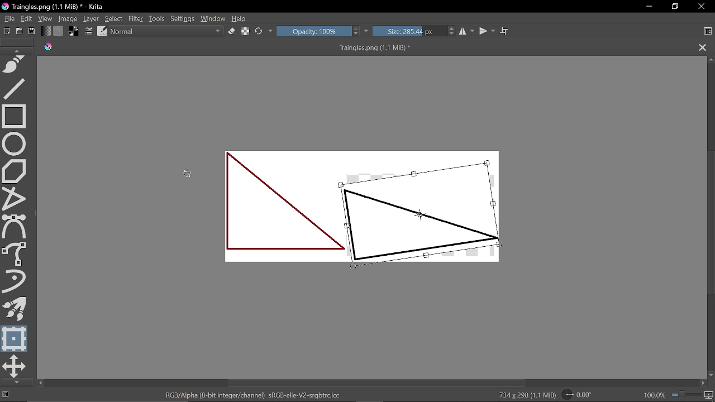  I want to click on Move a layer, so click(15, 366).